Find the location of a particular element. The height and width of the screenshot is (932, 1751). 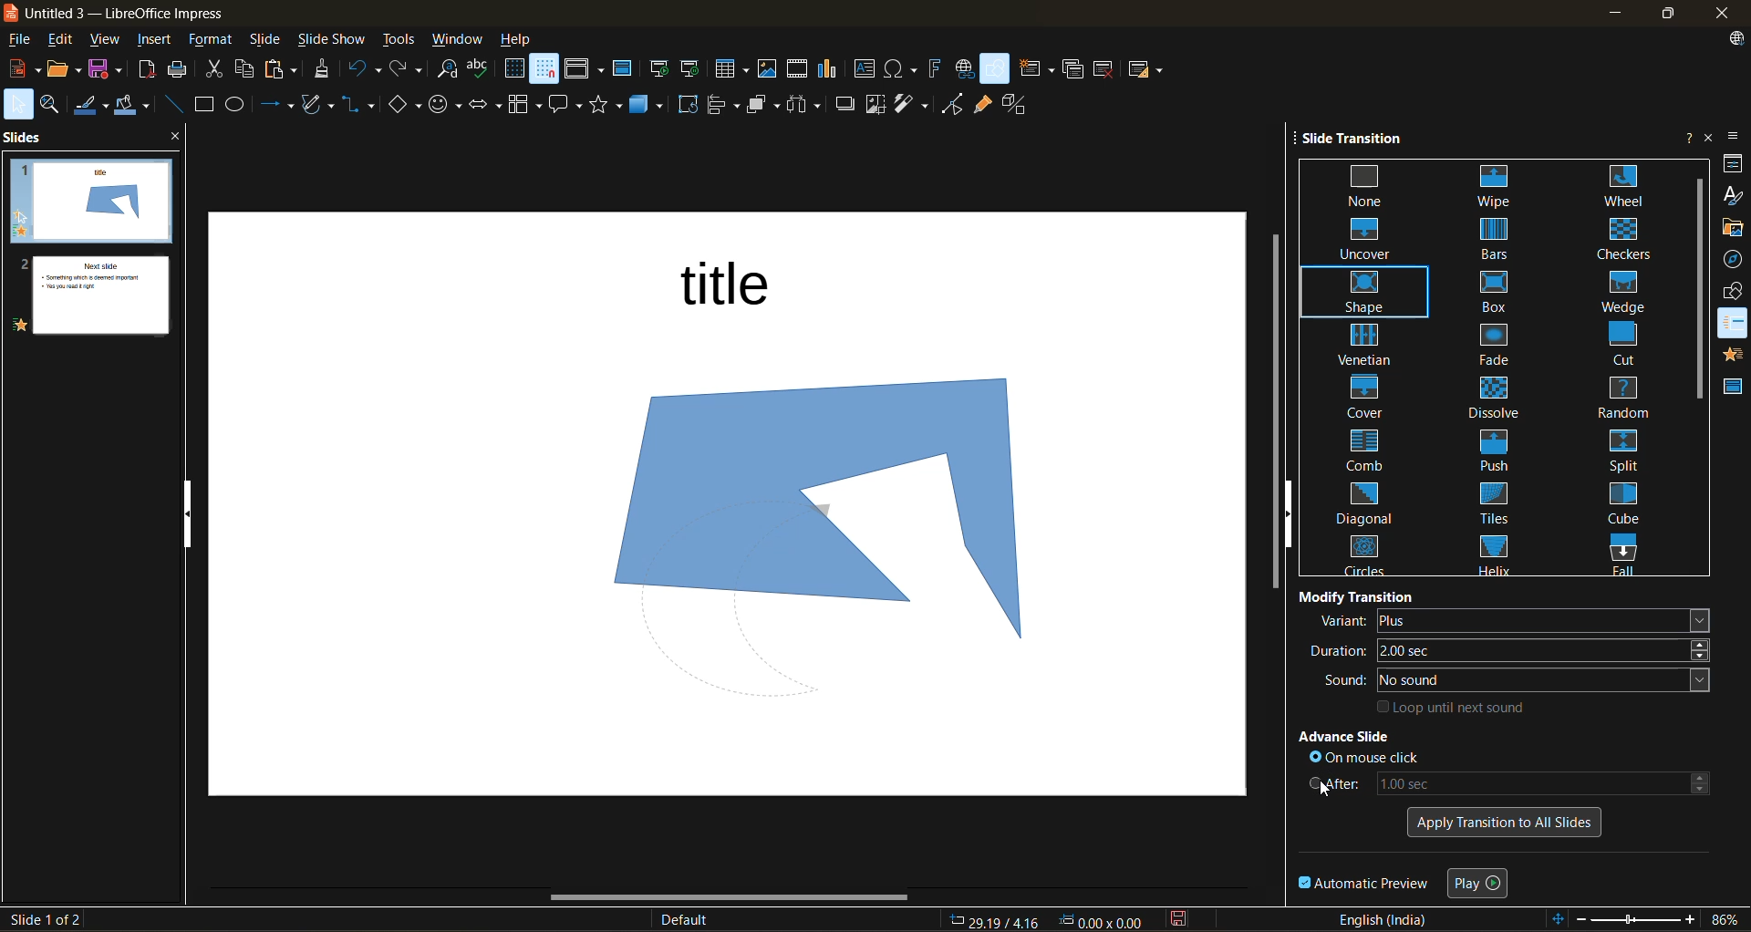

filter is located at coordinates (914, 104).